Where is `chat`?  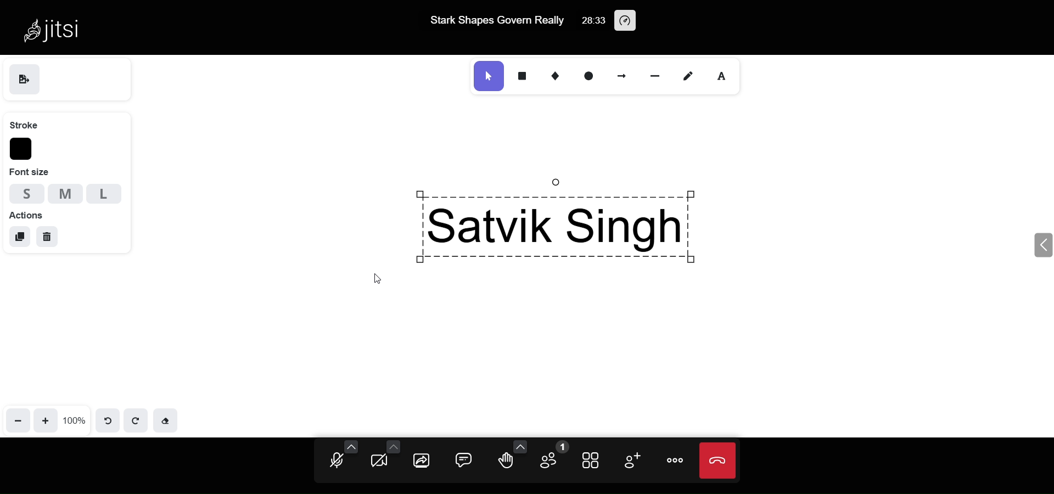 chat is located at coordinates (461, 461).